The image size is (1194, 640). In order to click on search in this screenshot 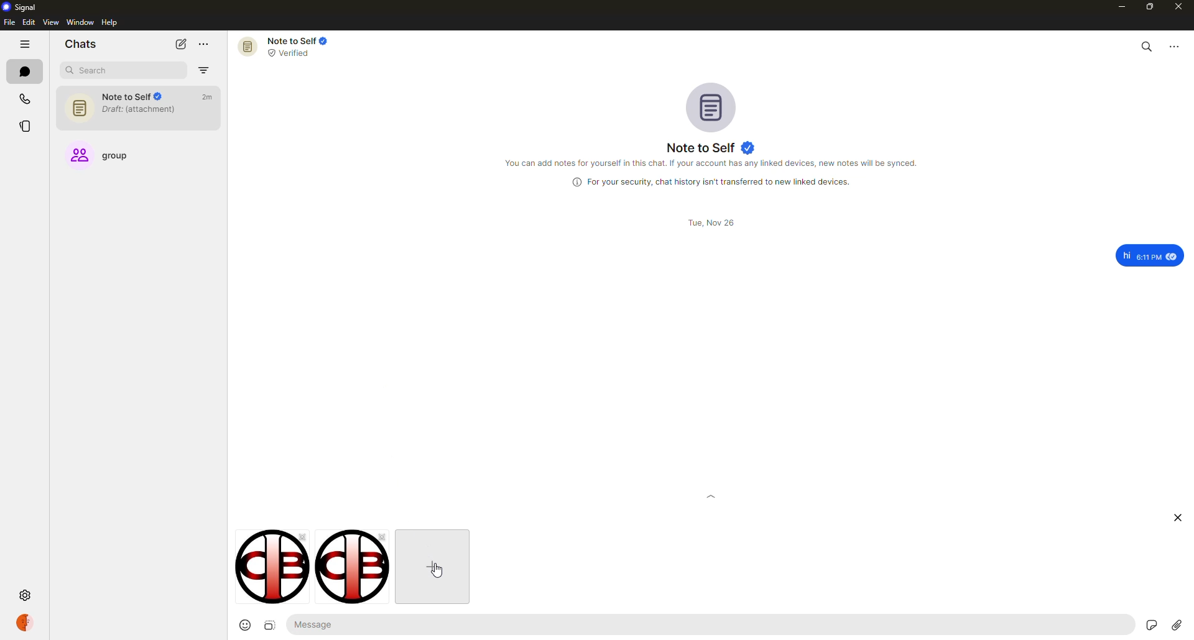, I will do `click(107, 68)`.